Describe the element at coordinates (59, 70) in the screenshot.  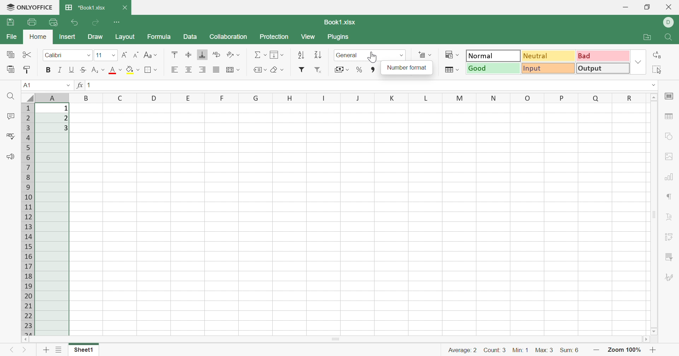
I see `Italic` at that location.